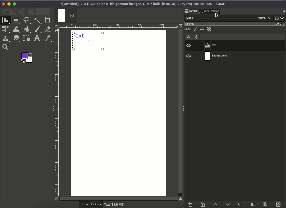  What do you see at coordinates (279, 204) in the screenshot?
I see `Close` at bounding box center [279, 204].